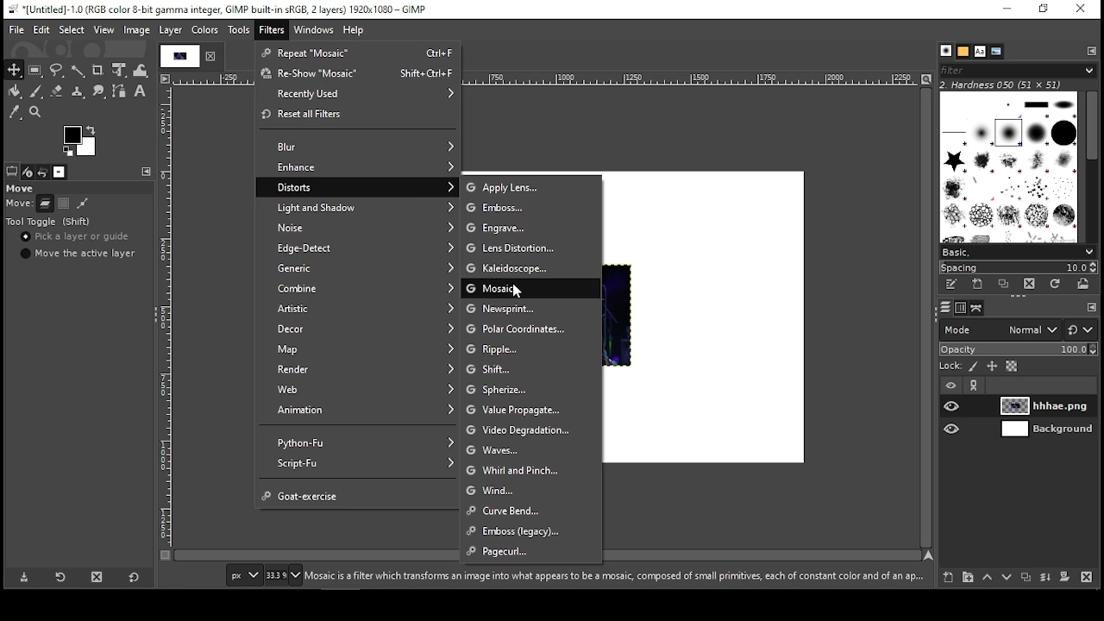 The width and height of the screenshot is (1104, 621). What do you see at coordinates (361, 225) in the screenshot?
I see `noise` at bounding box center [361, 225].